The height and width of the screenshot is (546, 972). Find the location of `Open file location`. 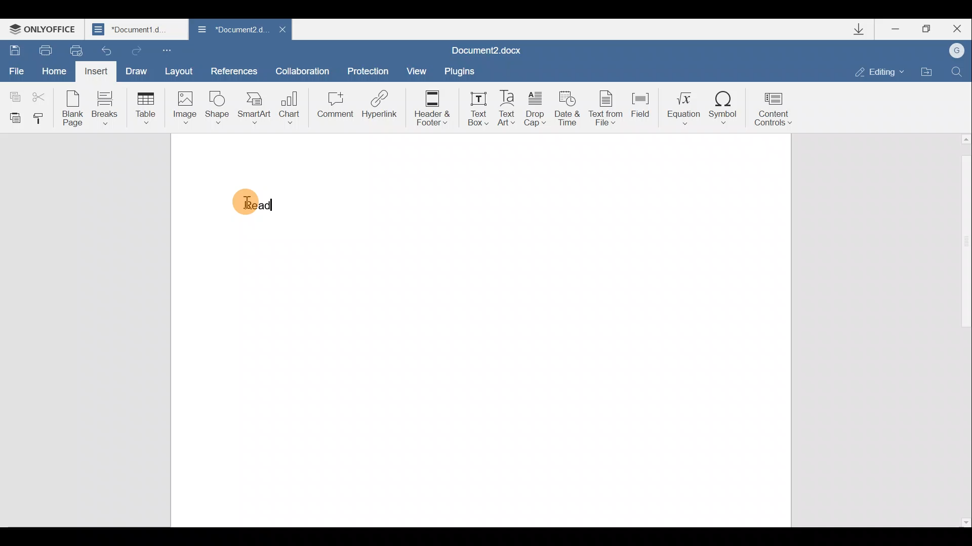

Open file location is located at coordinates (927, 72).